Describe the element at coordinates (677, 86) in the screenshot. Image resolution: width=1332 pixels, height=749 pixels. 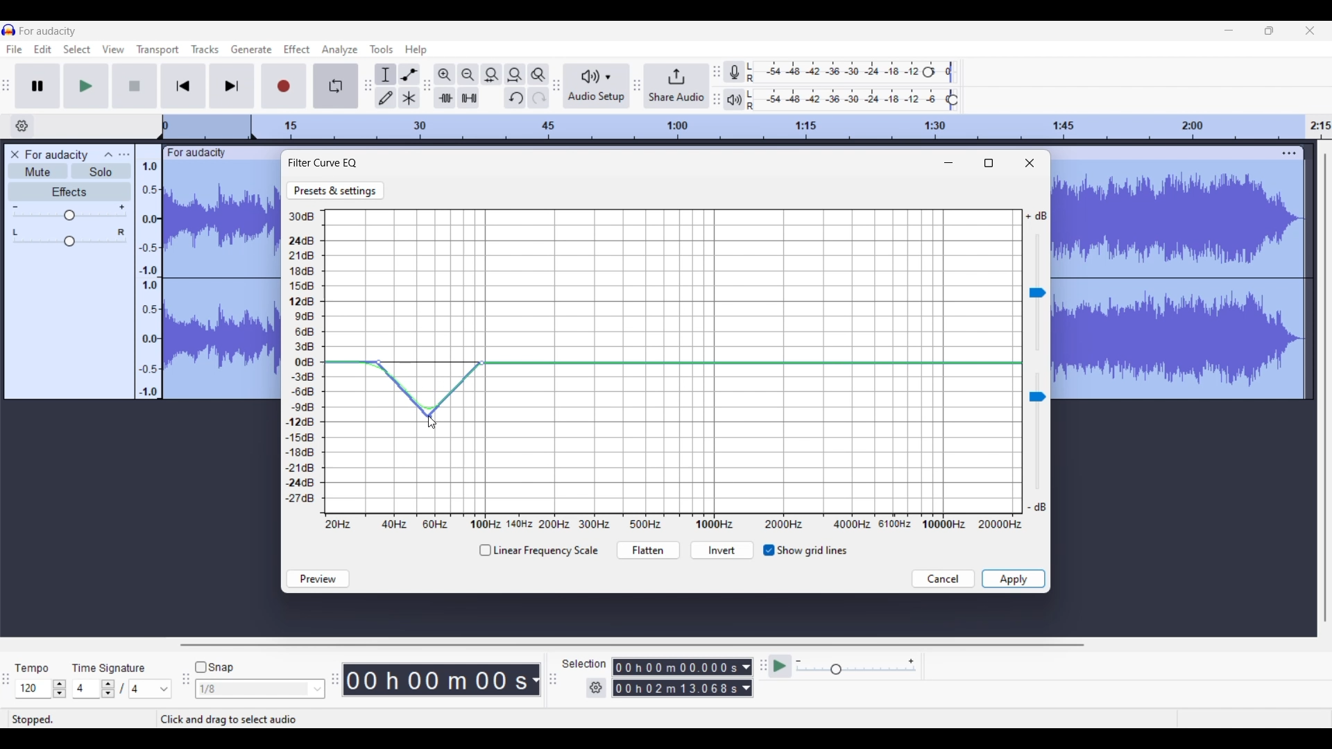
I see `Share audio` at that location.